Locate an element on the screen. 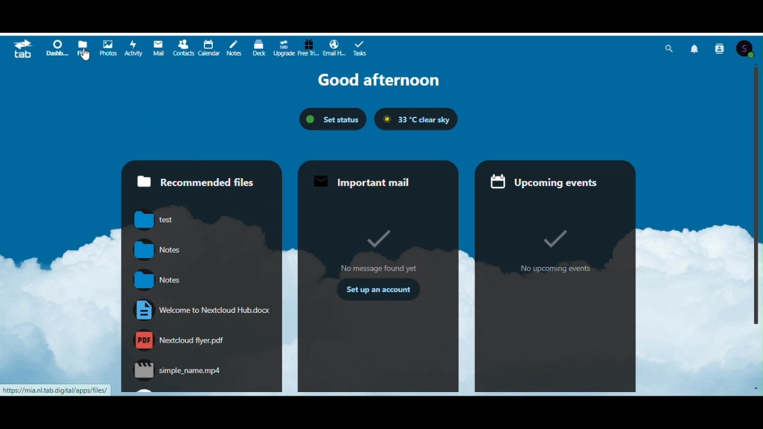  nextcloud flyer.pdf is located at coordinates (181, 340).